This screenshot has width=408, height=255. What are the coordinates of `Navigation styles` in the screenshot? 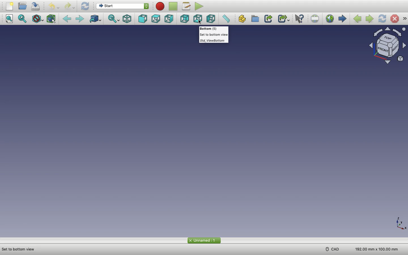 It's located at (386, 45).